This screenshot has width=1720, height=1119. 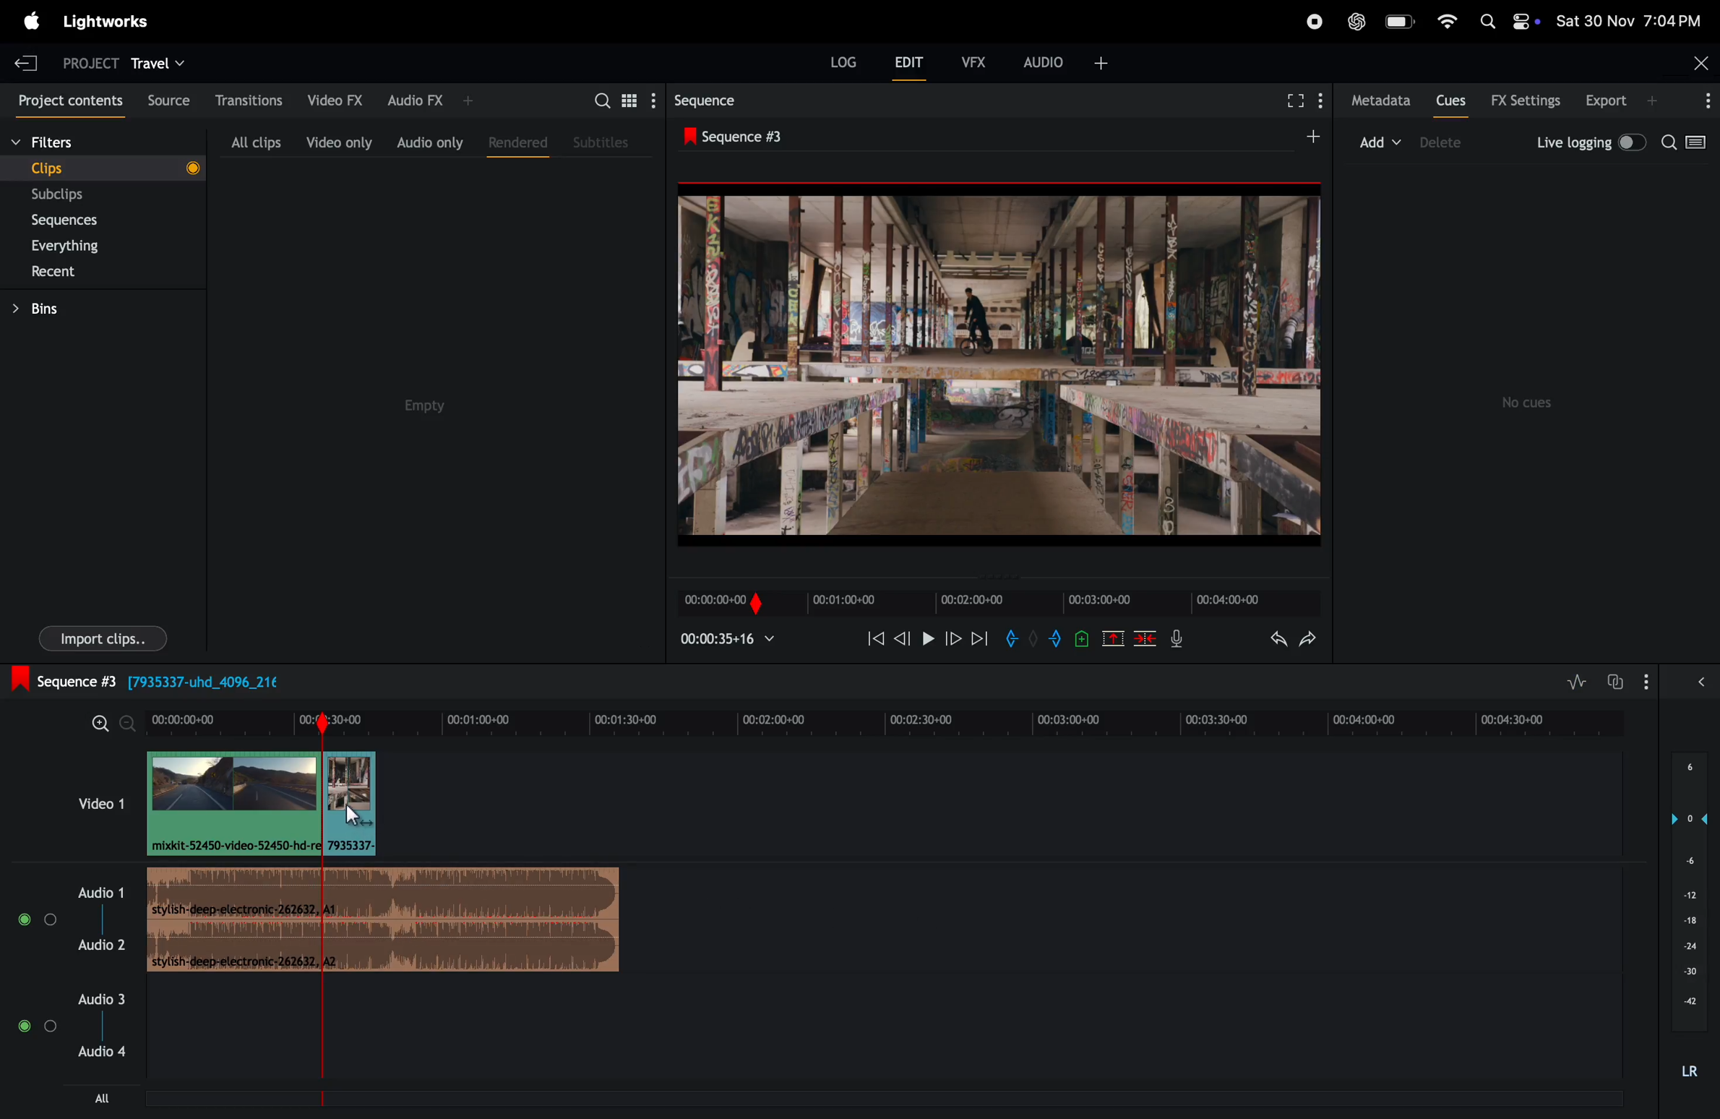 What do you see at coordinates (1007, 640) in the screenshot?
I see `` at bounding box center [1007, 640].